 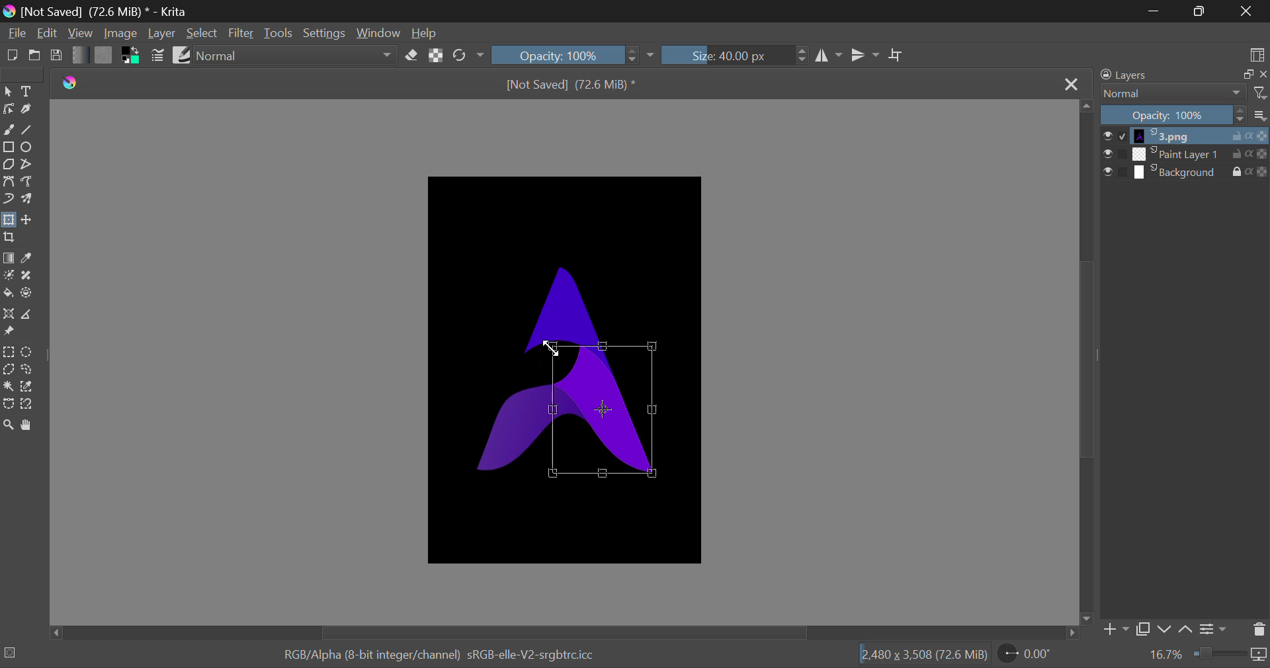 What do you see at coordinates (11, 13) in the screenshot?
I see `logo` at bounding box center [11, 13].